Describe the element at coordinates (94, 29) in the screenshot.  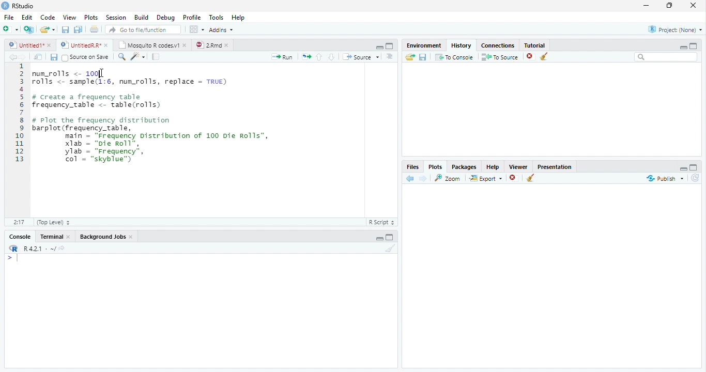
I see `Print` at that location.